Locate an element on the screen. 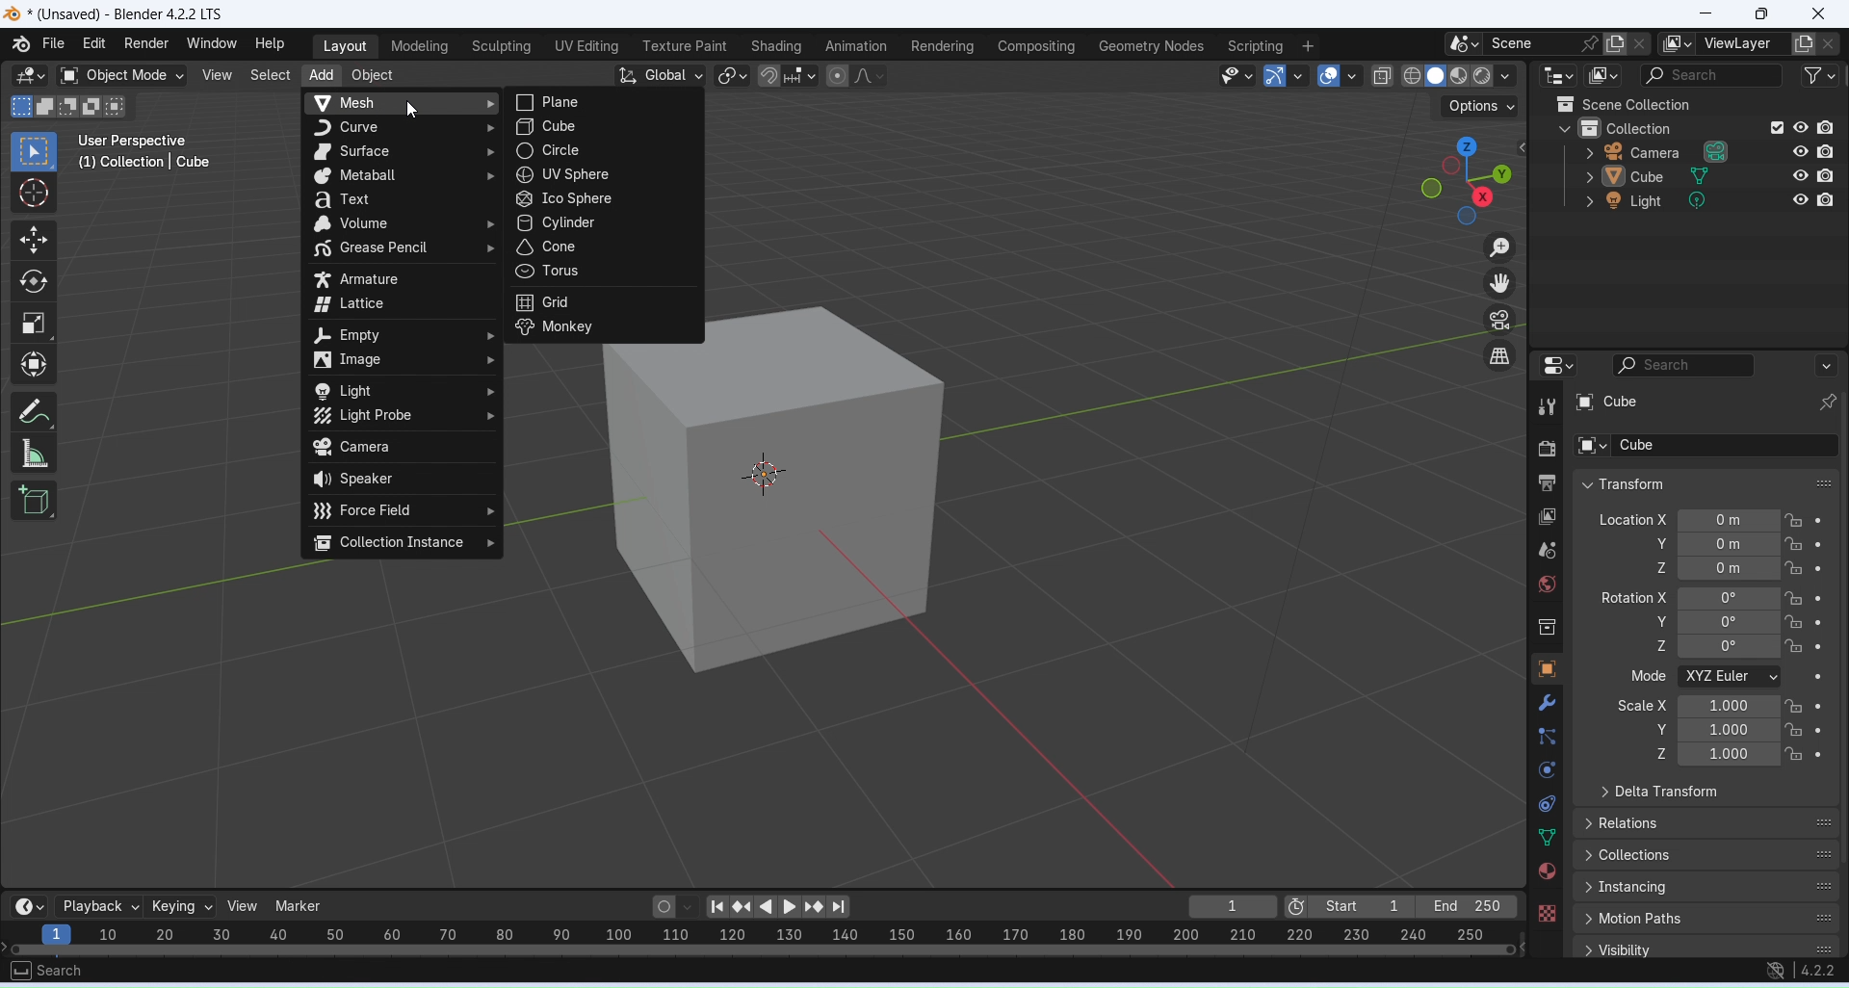 Image resolution: width=1849 pixels, height=988 pixels. cube is located at coordinates (600, 127).